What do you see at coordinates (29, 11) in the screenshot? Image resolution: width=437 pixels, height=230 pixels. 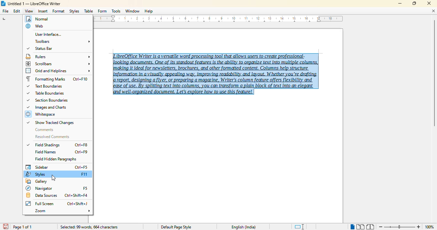 I see `view` at bounding box center [29, 11].